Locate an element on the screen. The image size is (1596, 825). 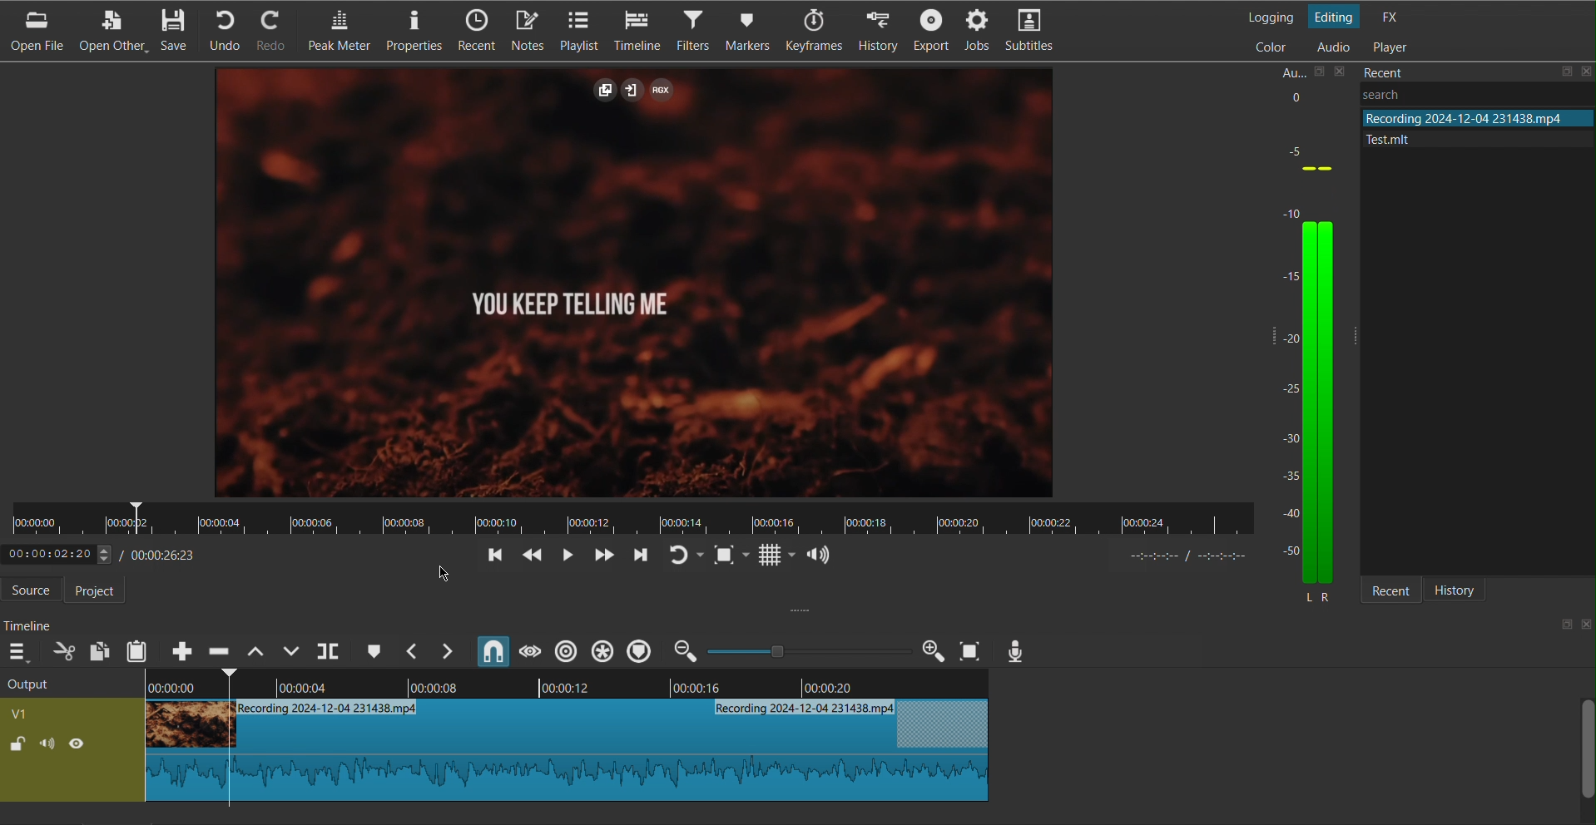
Playlist is located at coordinates (584, 30).